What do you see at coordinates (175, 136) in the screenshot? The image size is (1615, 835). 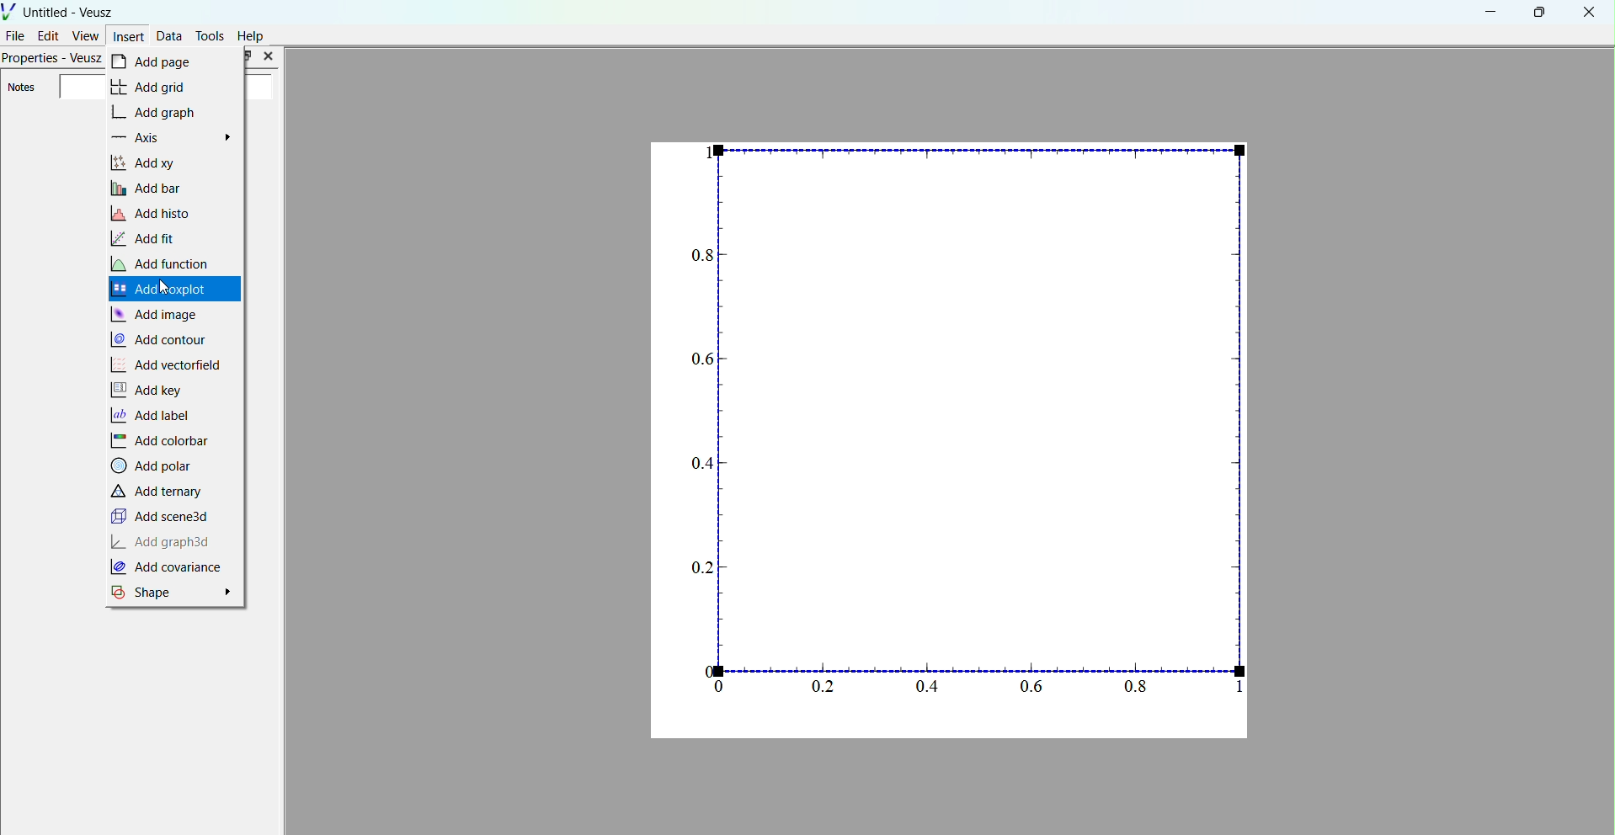 I see `Axis` at bounding box center [175, 136].